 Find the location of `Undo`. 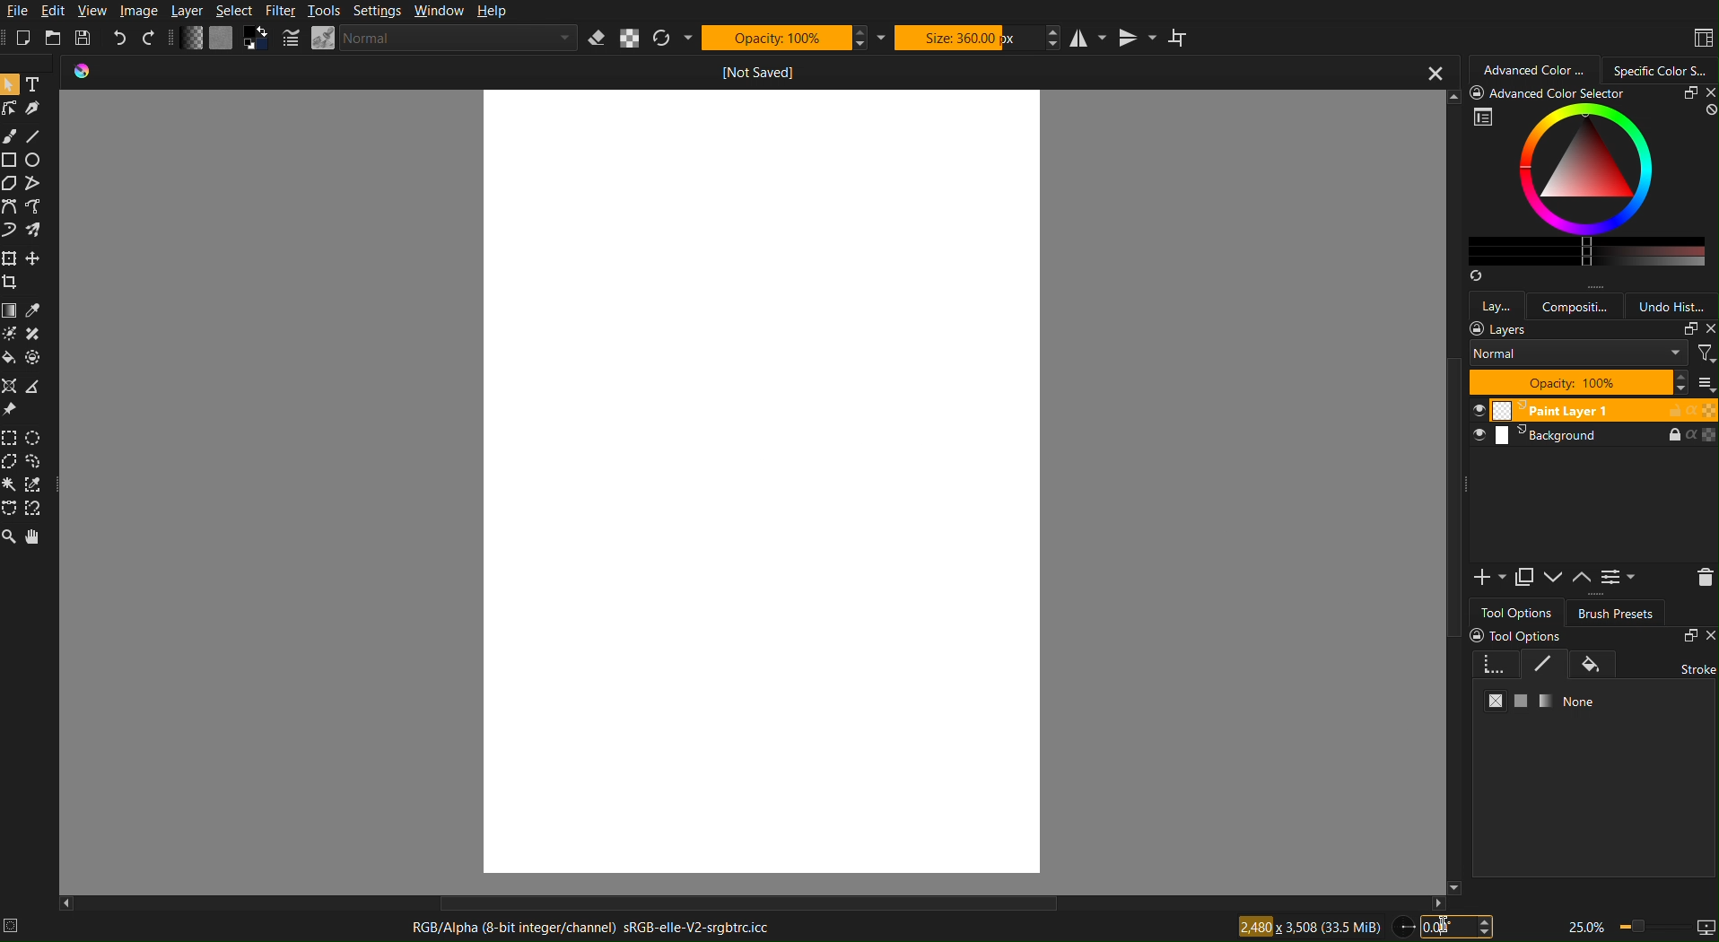

Undo is located at coordinates (119, 39).